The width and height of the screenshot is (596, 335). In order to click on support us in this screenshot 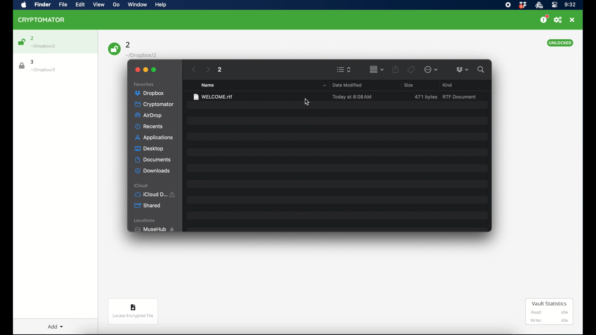, I will do `click(544, 19)`.